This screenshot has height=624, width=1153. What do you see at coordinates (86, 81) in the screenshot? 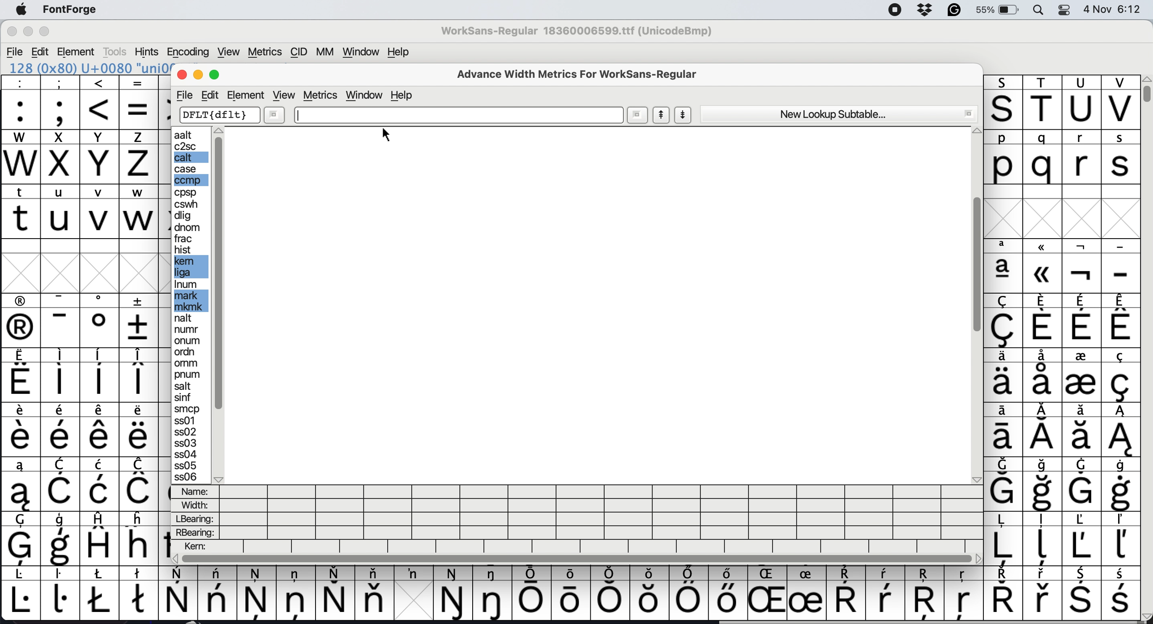
I see `special characters` at bounding box center [86, 81].